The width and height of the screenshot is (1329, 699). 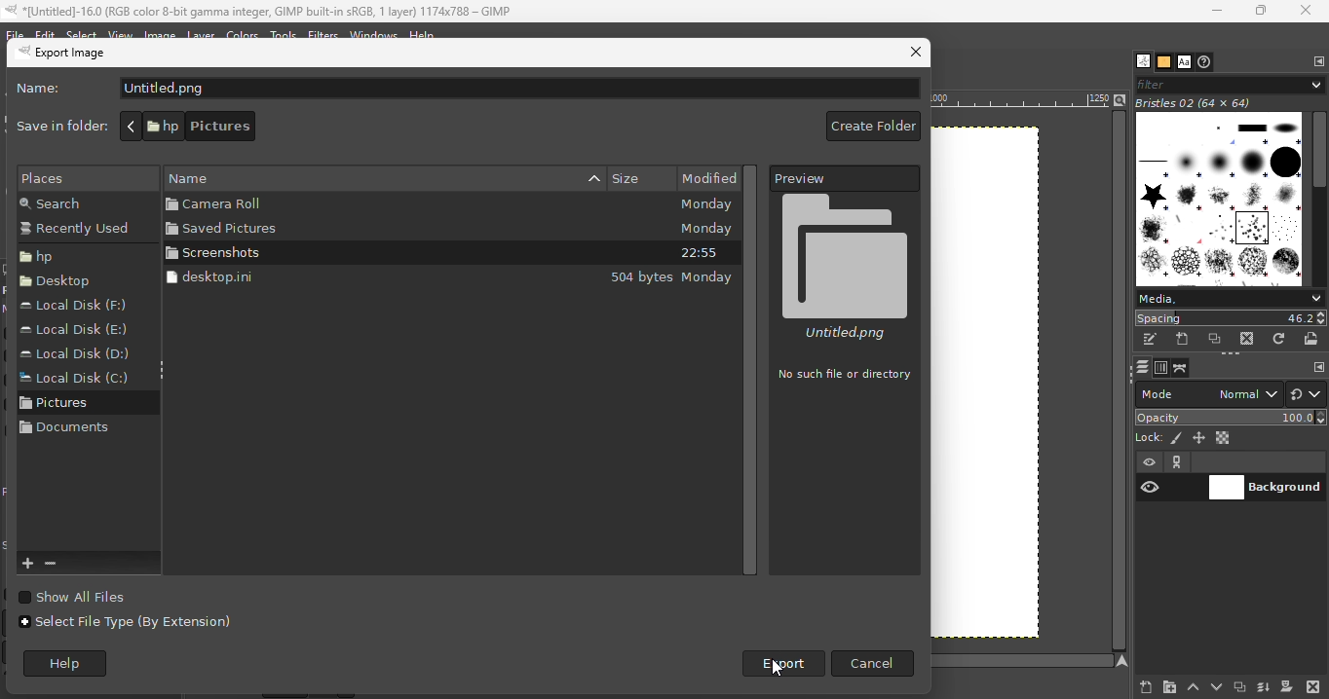 What do you see at coordinates (79, 177) in the screenshot?
I see `Pixels` at bounding box center [79, 177].